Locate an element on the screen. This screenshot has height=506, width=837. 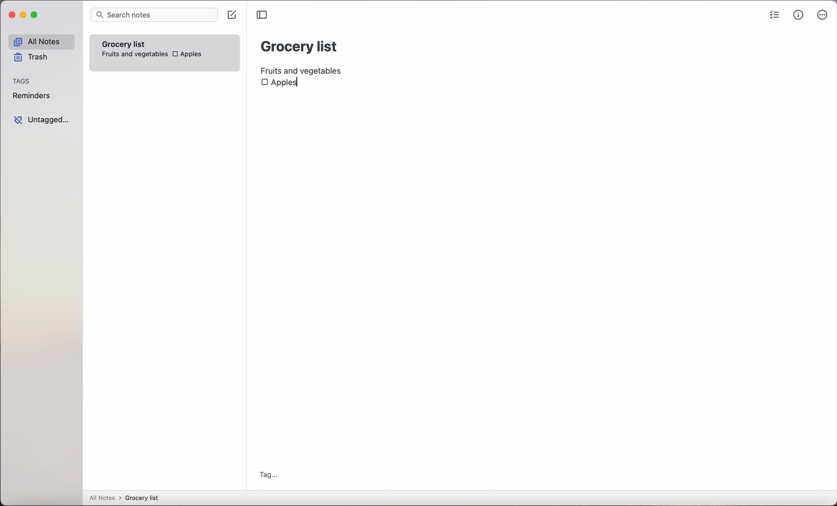
apples is located at coordinates (194, 53).